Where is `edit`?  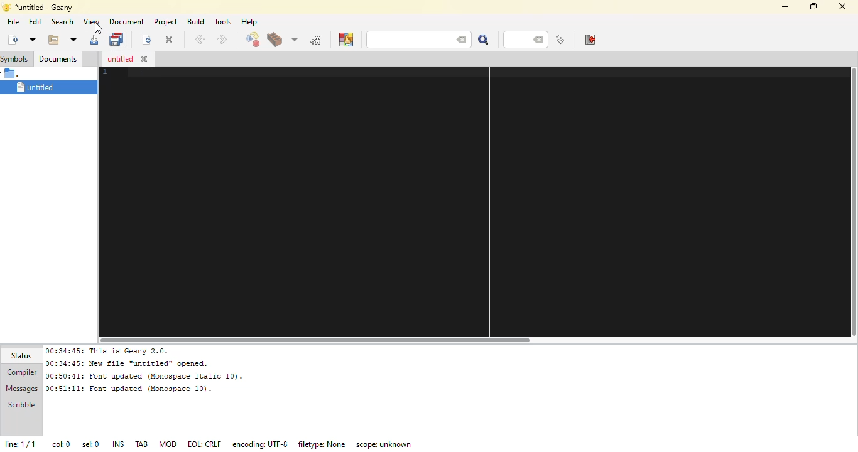 edit is located at coordinates (35, 22).